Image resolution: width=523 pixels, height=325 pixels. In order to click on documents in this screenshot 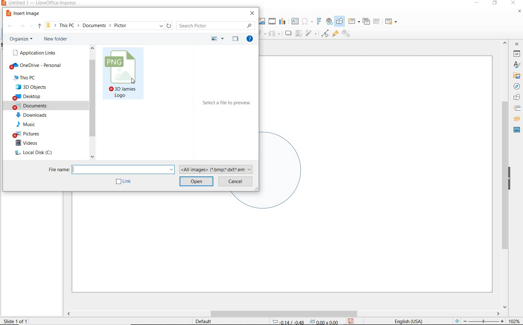, I will do `click(36, 106)`.